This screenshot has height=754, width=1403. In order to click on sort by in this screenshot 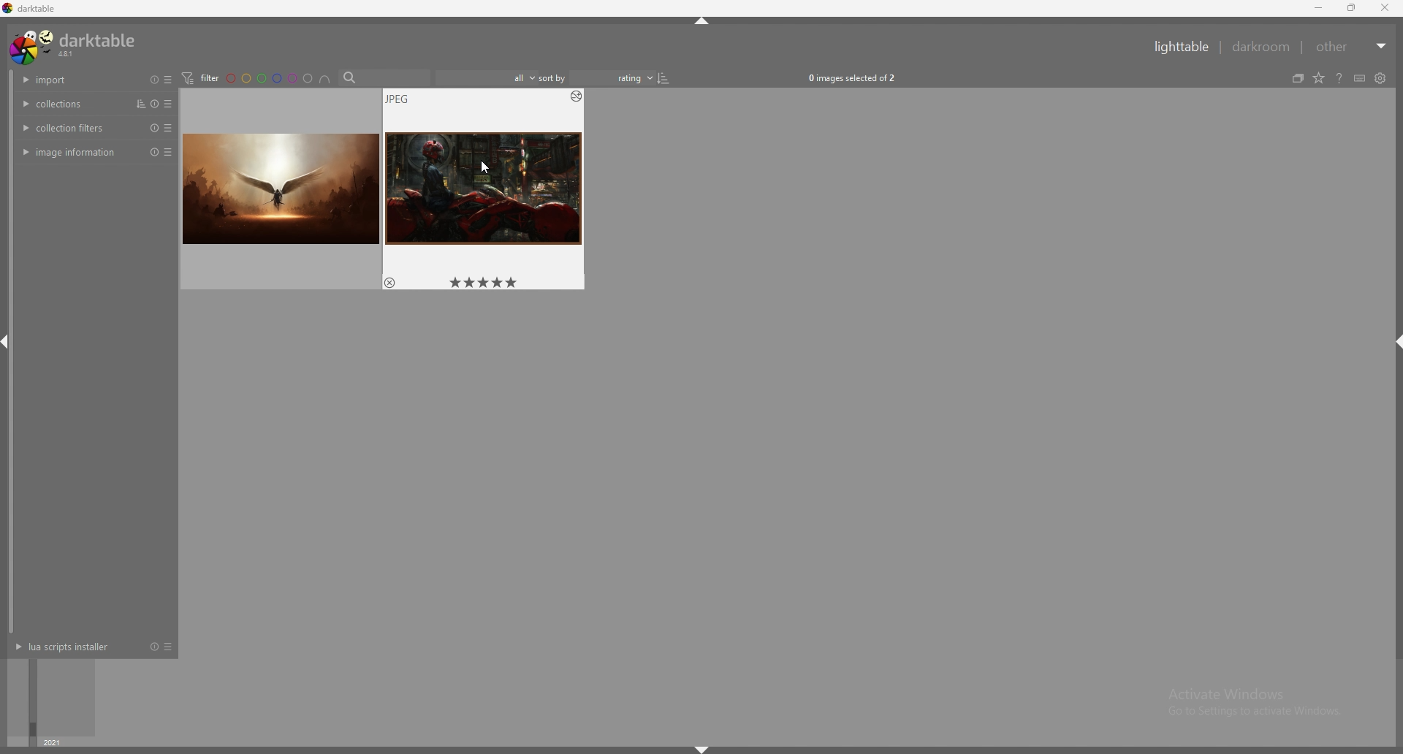, I will do `click(553, 77)`.